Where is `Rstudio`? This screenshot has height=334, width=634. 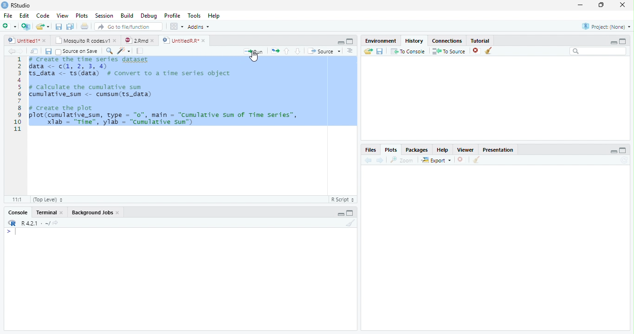 Rstudio is located at coordinates (17, 5).